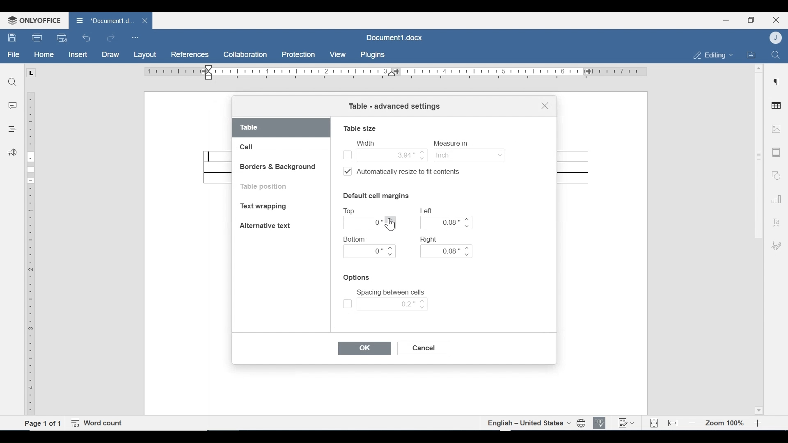  What do you see at coordinates (406, 173) in the screenshot?
I see `Automatically resize to fit contents` at bounding box center [406, 173].